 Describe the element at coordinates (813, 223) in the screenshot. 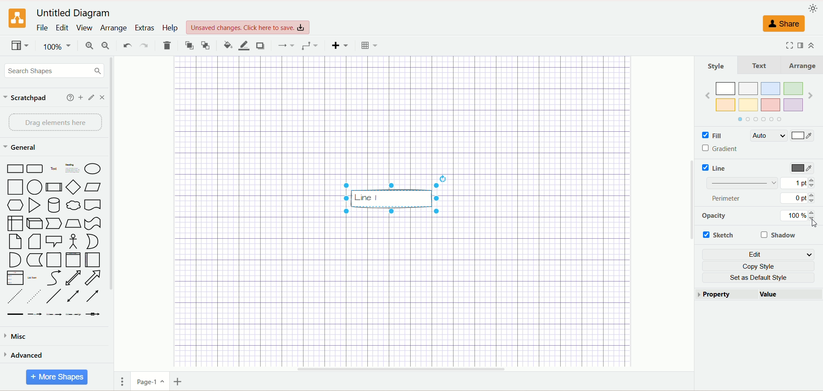

I see `Cursor at Opacity` at that location.